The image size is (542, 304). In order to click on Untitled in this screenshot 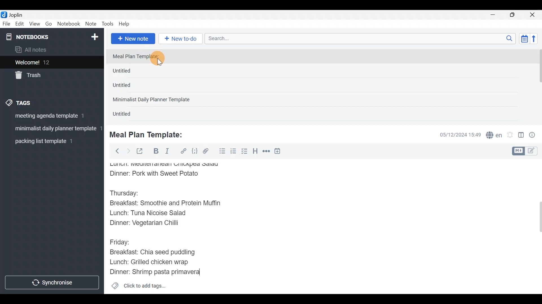, I will do `click(128, 115)`.